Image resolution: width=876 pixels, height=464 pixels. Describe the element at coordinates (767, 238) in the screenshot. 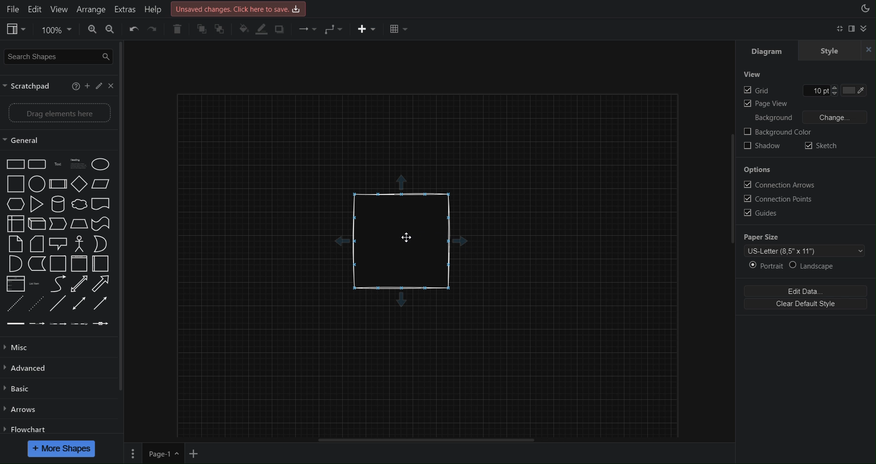

I see `Paper Size` at that location.